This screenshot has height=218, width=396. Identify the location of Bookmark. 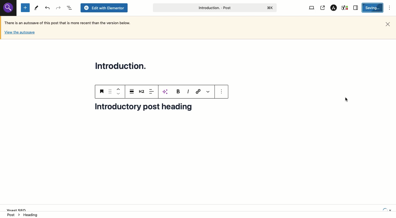
(102, 91).